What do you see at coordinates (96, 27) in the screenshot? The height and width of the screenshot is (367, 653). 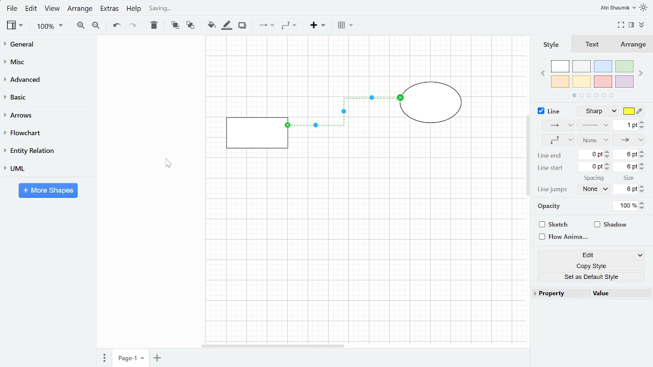 I see `Zoom out` at bounding box center [96, 27].